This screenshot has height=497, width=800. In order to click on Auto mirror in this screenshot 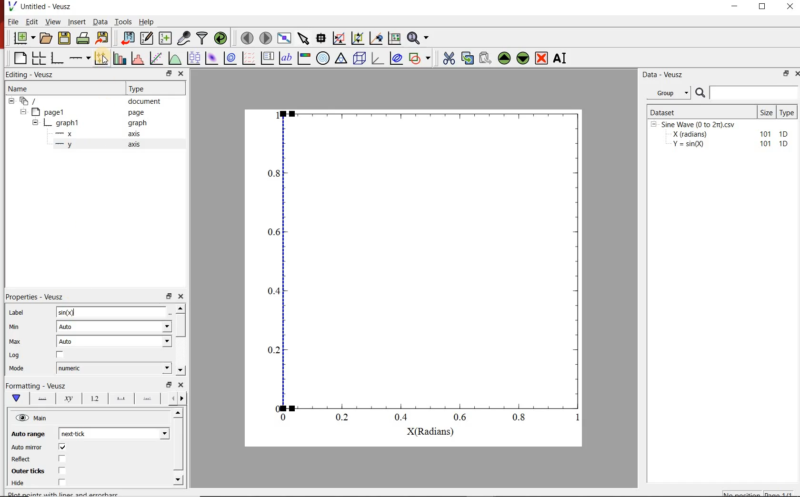, I will do `click(27, 447)`.